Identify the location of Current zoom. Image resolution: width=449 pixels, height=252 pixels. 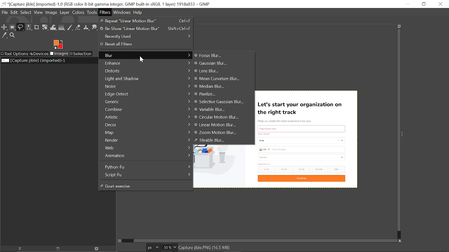
(166, 247).